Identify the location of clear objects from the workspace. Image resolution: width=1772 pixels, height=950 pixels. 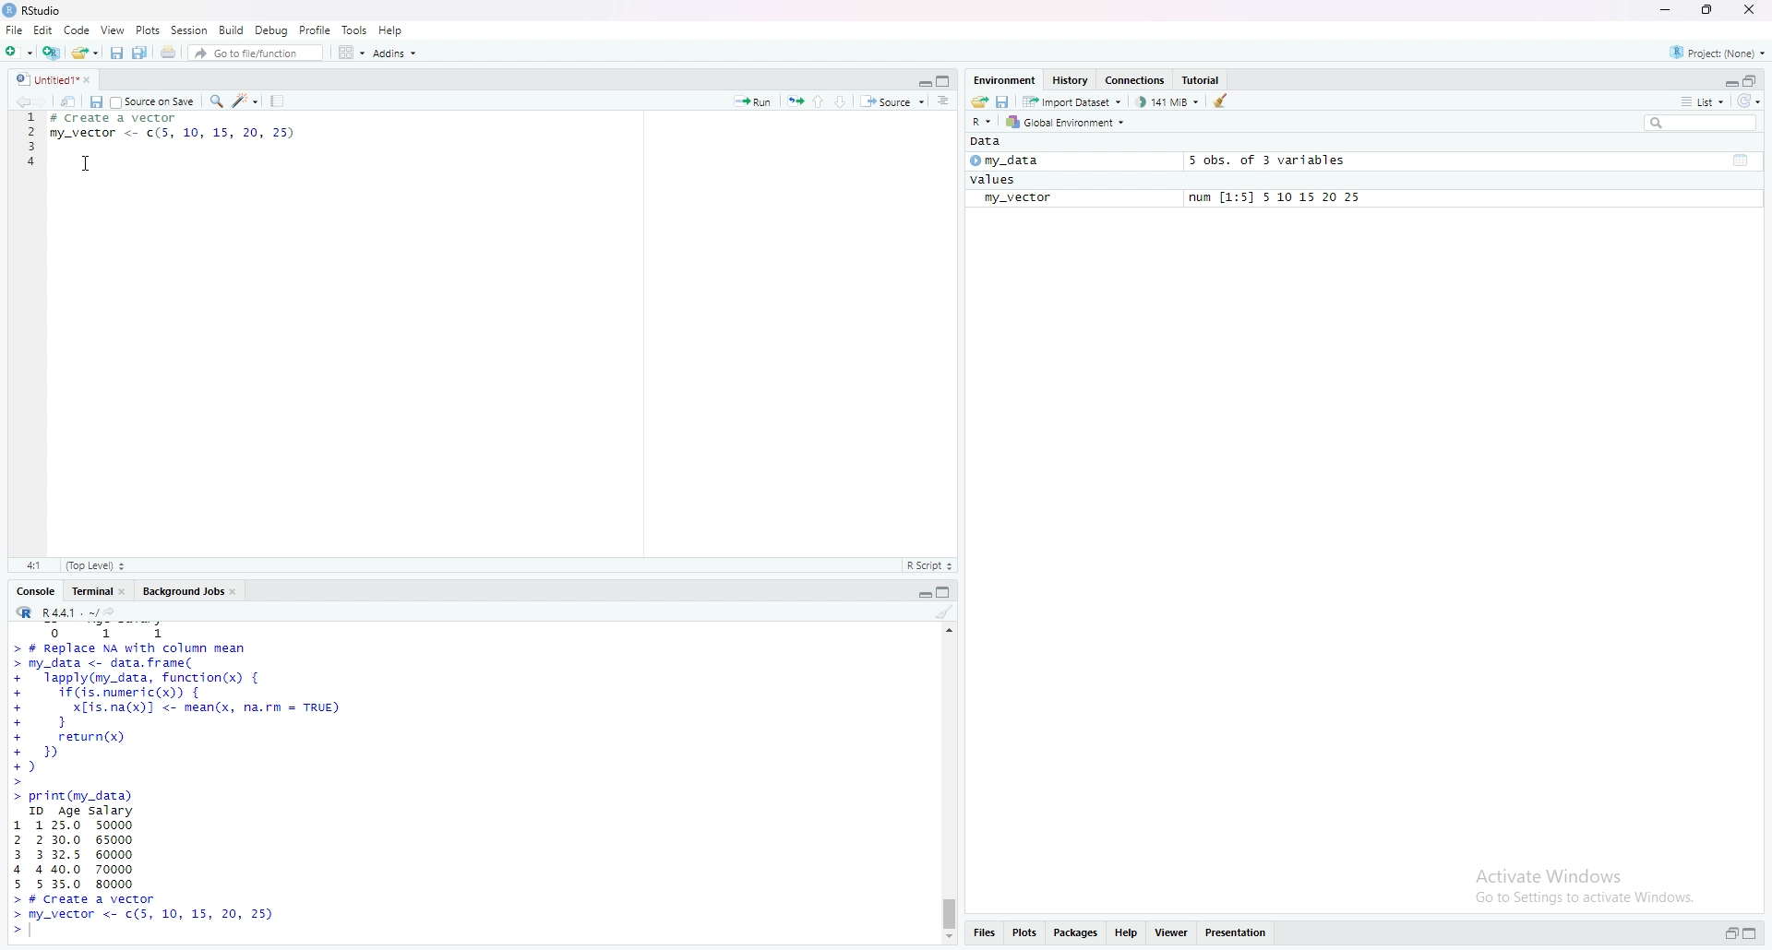
(1223, 102).